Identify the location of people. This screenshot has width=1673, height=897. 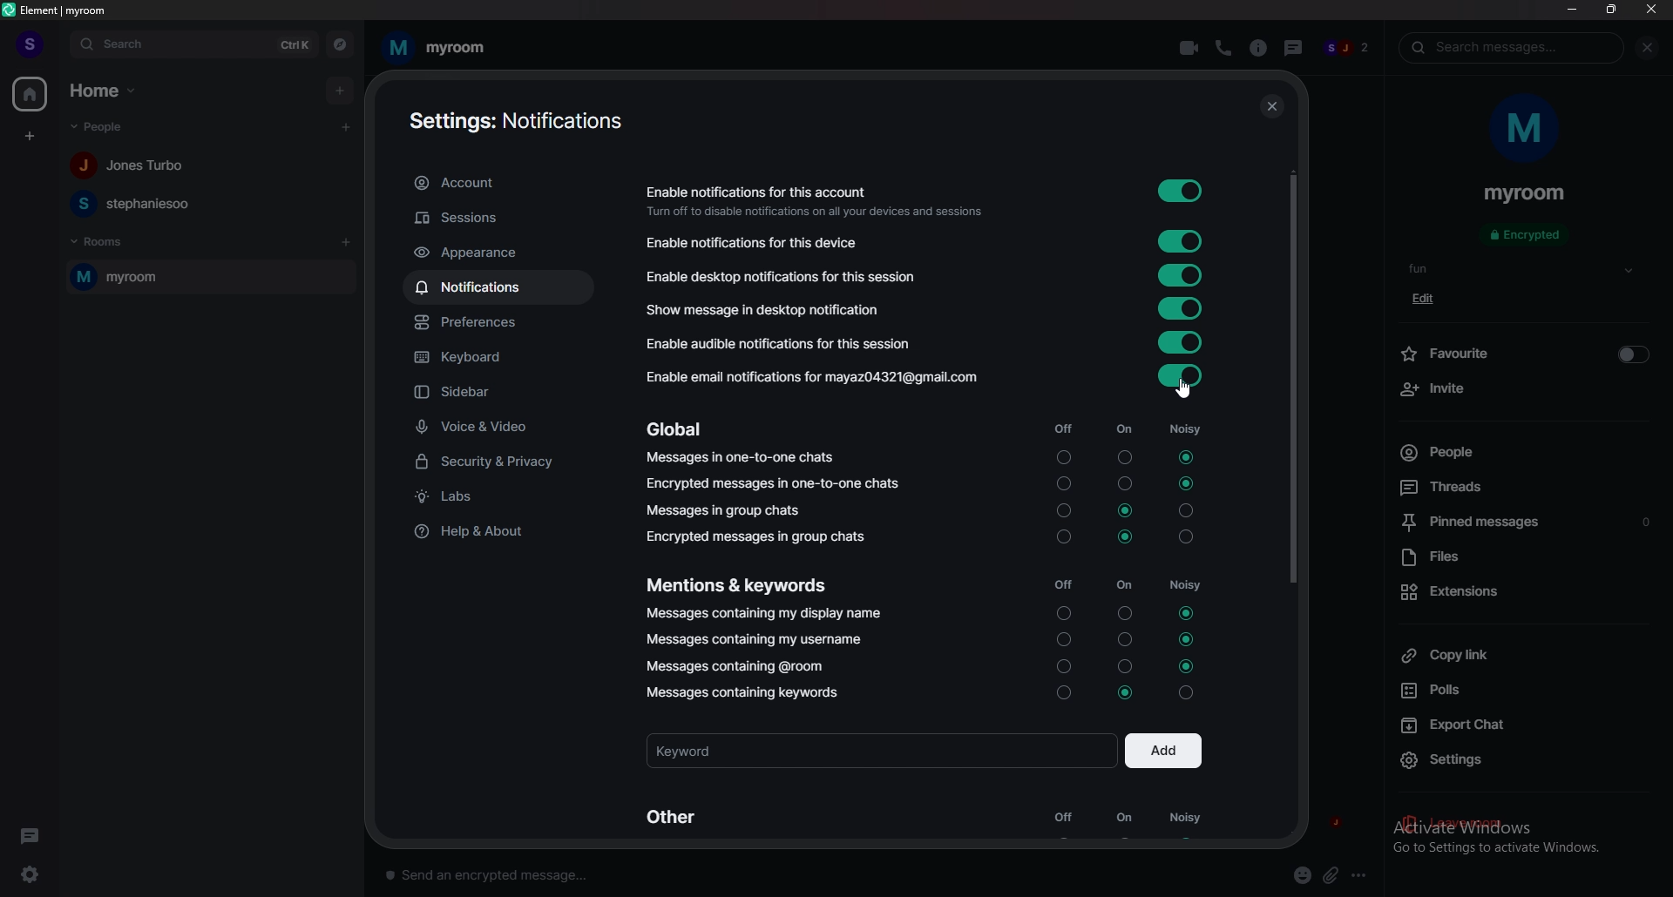
(105, 127).